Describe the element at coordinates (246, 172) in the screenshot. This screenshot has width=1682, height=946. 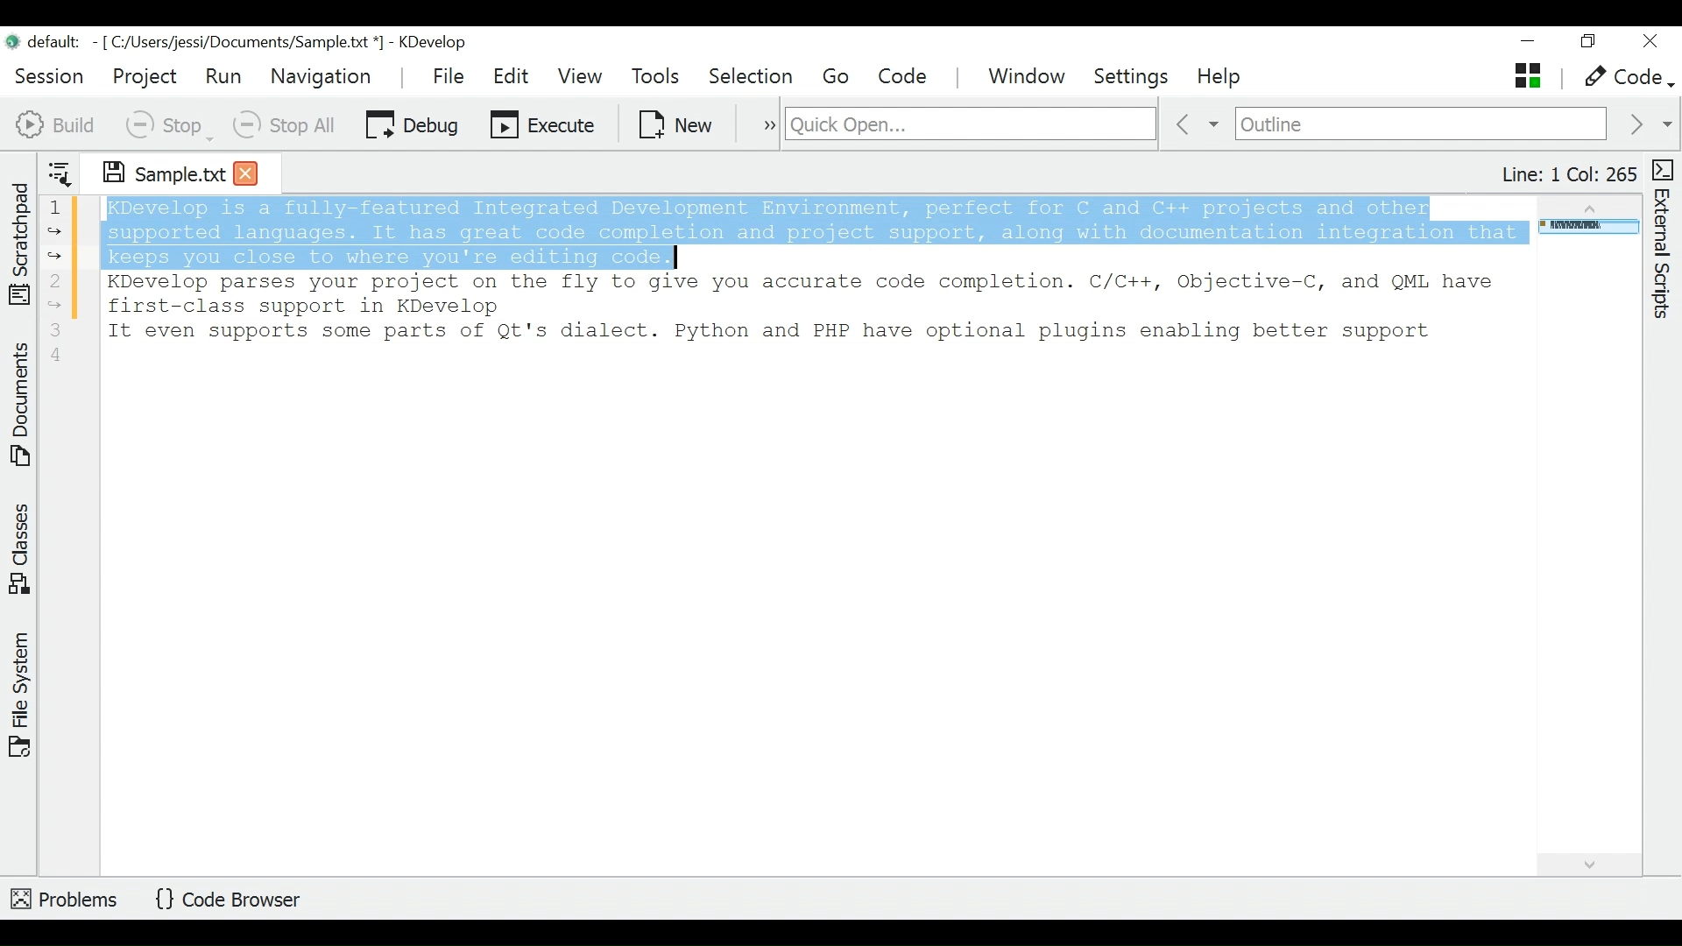
I see `Close tab` at that location.